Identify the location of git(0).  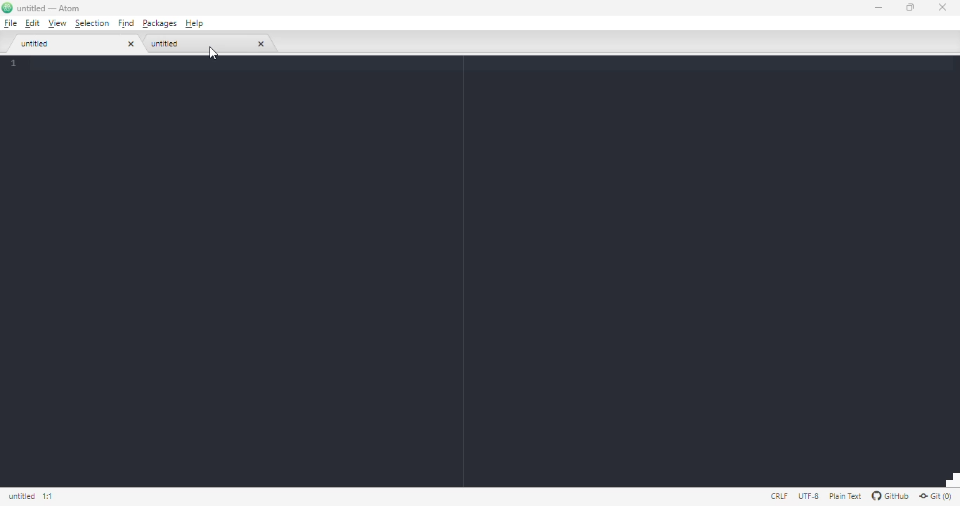
(936, 496).